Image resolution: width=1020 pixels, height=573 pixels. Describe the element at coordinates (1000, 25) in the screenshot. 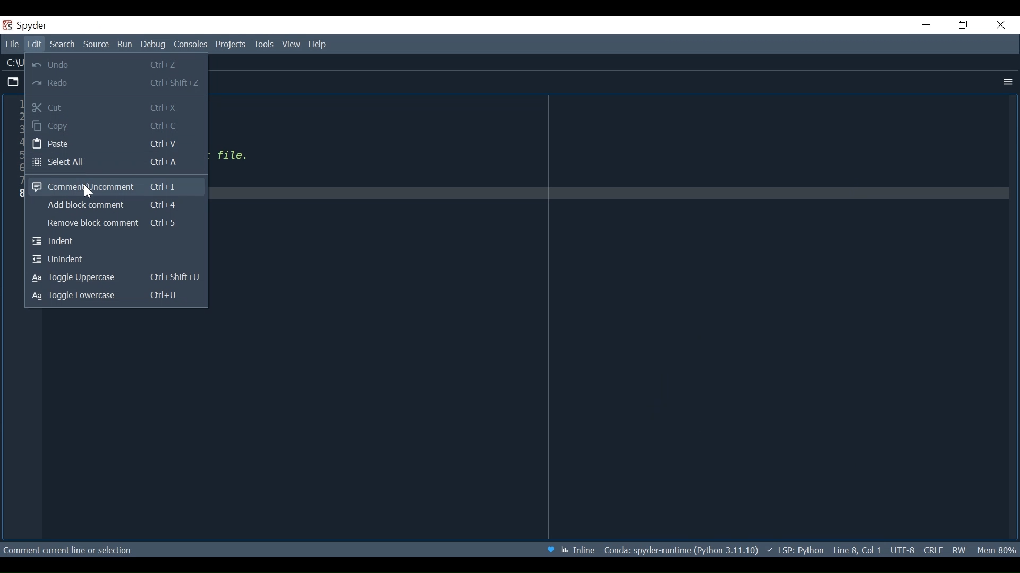

I see `Close` at that location.